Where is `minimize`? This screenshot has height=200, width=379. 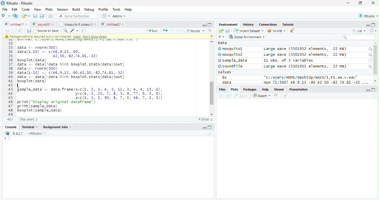 minimize is located at coordinates (368, 90).